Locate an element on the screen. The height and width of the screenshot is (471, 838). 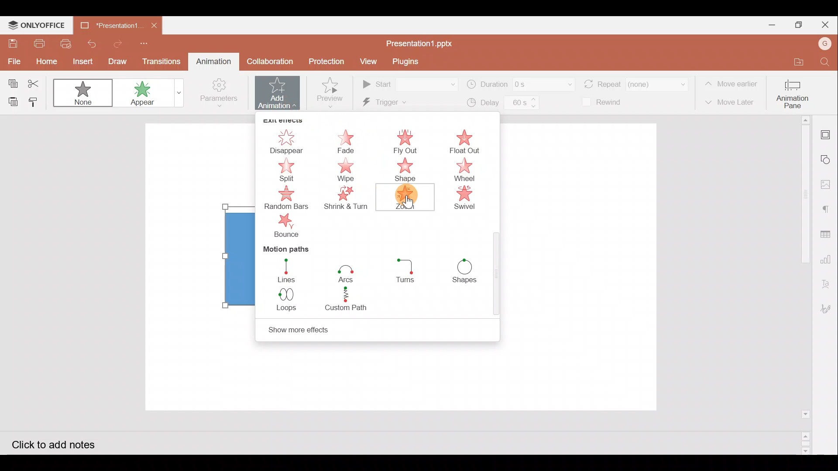
Arcs is located at coordinates (346, 271).